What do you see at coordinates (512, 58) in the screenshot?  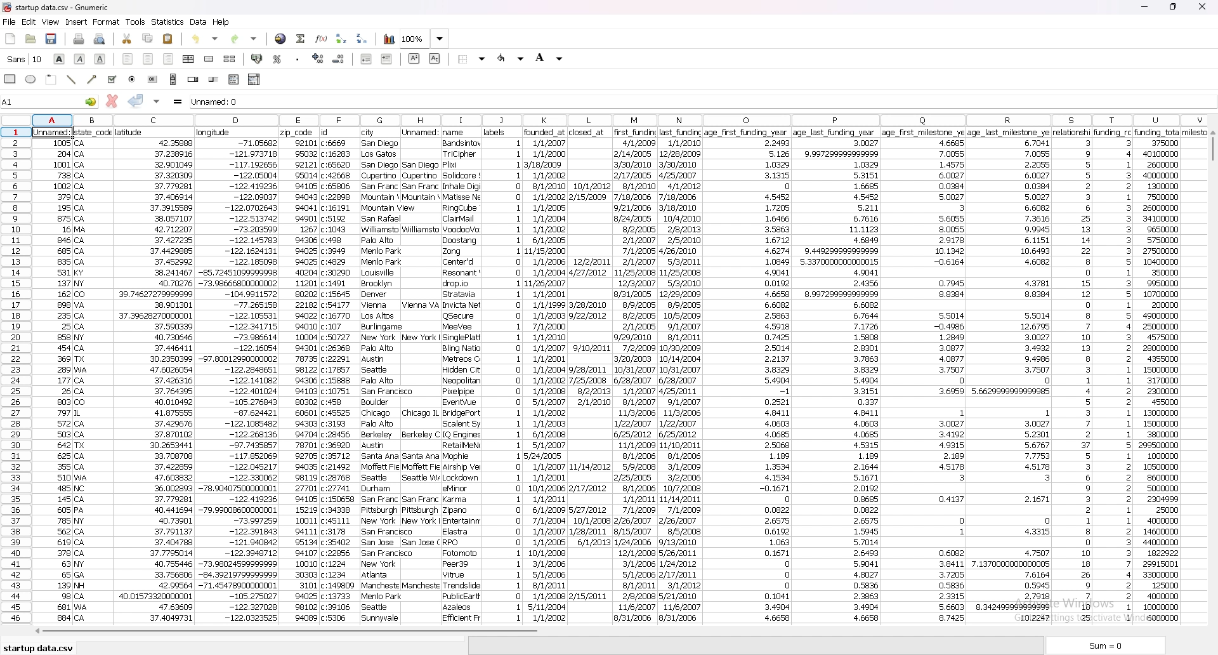 I see `foreground` at bounding box center [512, 58].